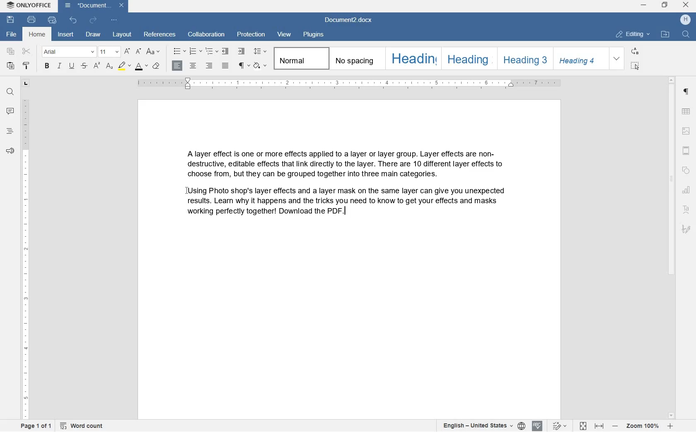 The image size is (696, 432). What do you see at coordinates (578, 59) in the screenshot?
I see `HEADING 4` at bounding box center [578, 59].